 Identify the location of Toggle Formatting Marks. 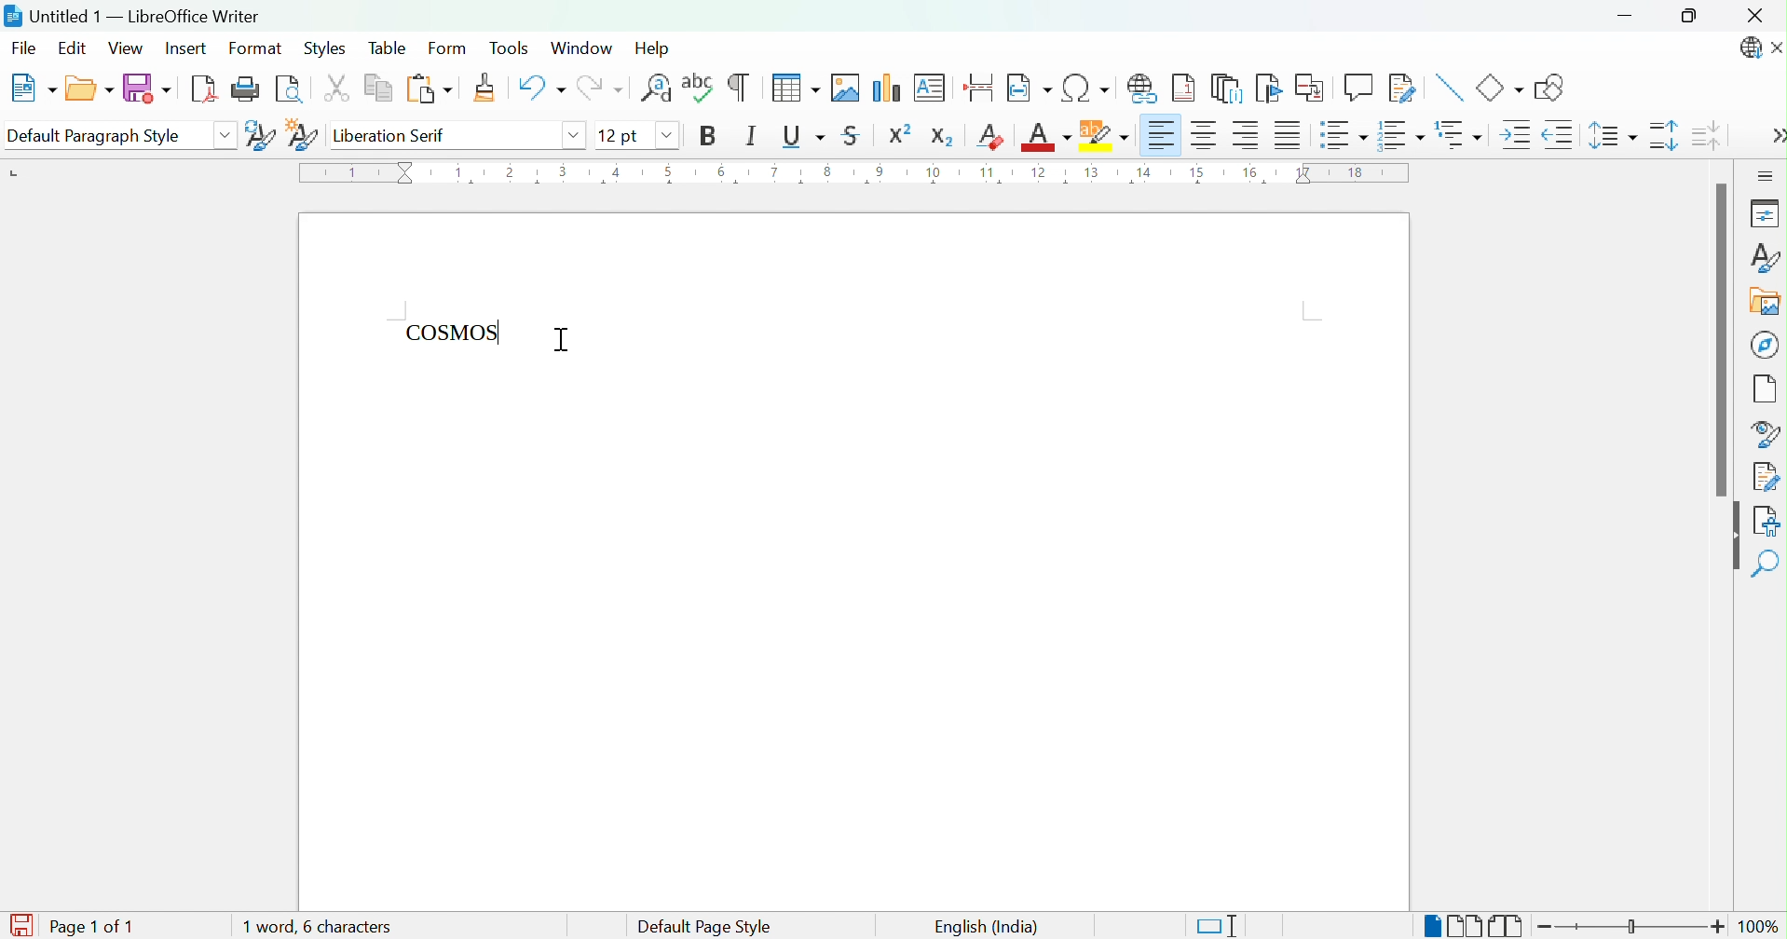
(739, 86).